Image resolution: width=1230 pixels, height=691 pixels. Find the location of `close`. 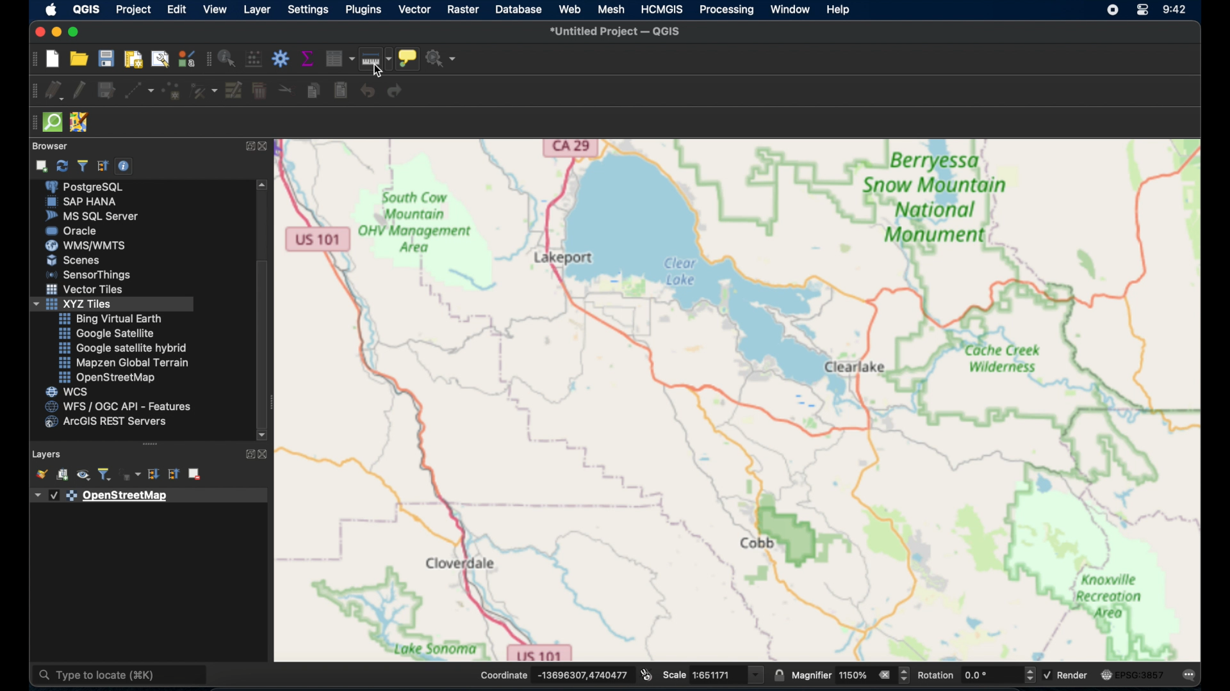

close is located at coordinates (265, 454).